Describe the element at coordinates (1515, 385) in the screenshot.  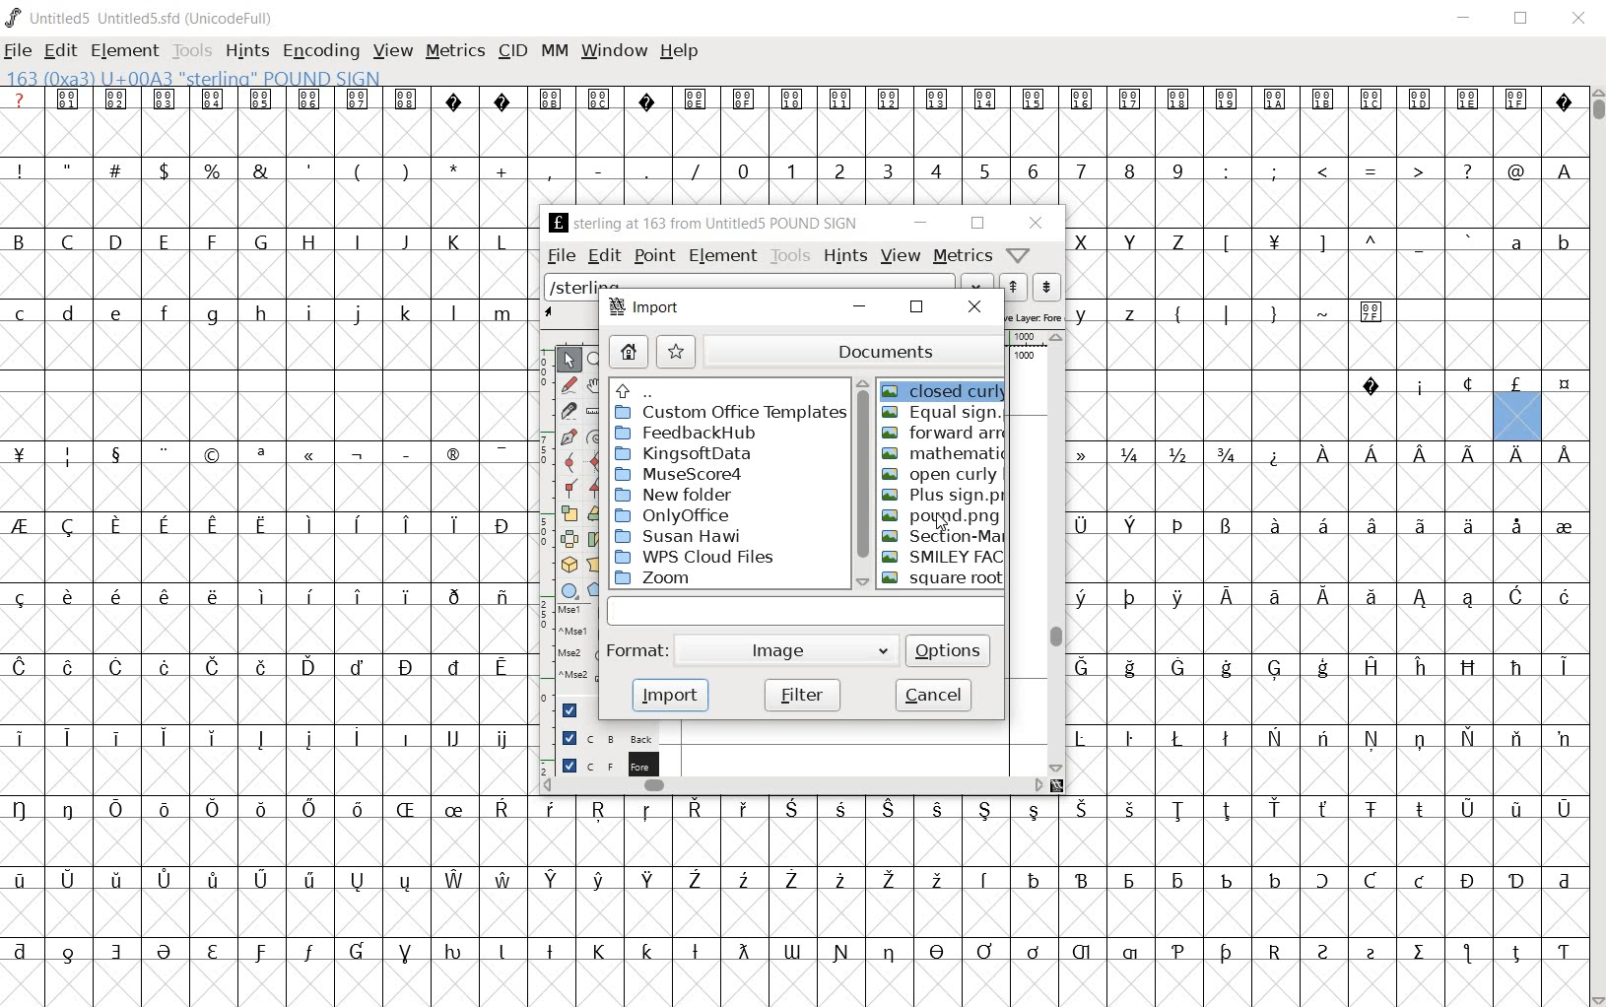
I see `Symbol` at that location.